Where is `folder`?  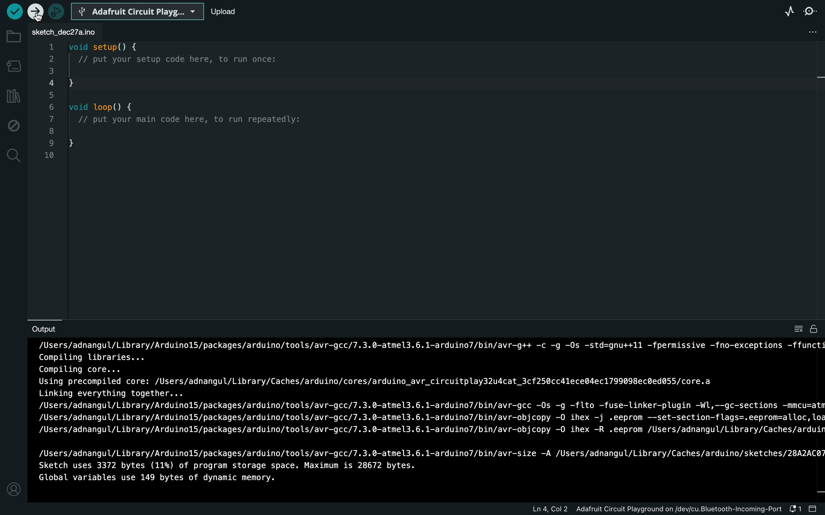
folder is located at coordinates (14, 37).